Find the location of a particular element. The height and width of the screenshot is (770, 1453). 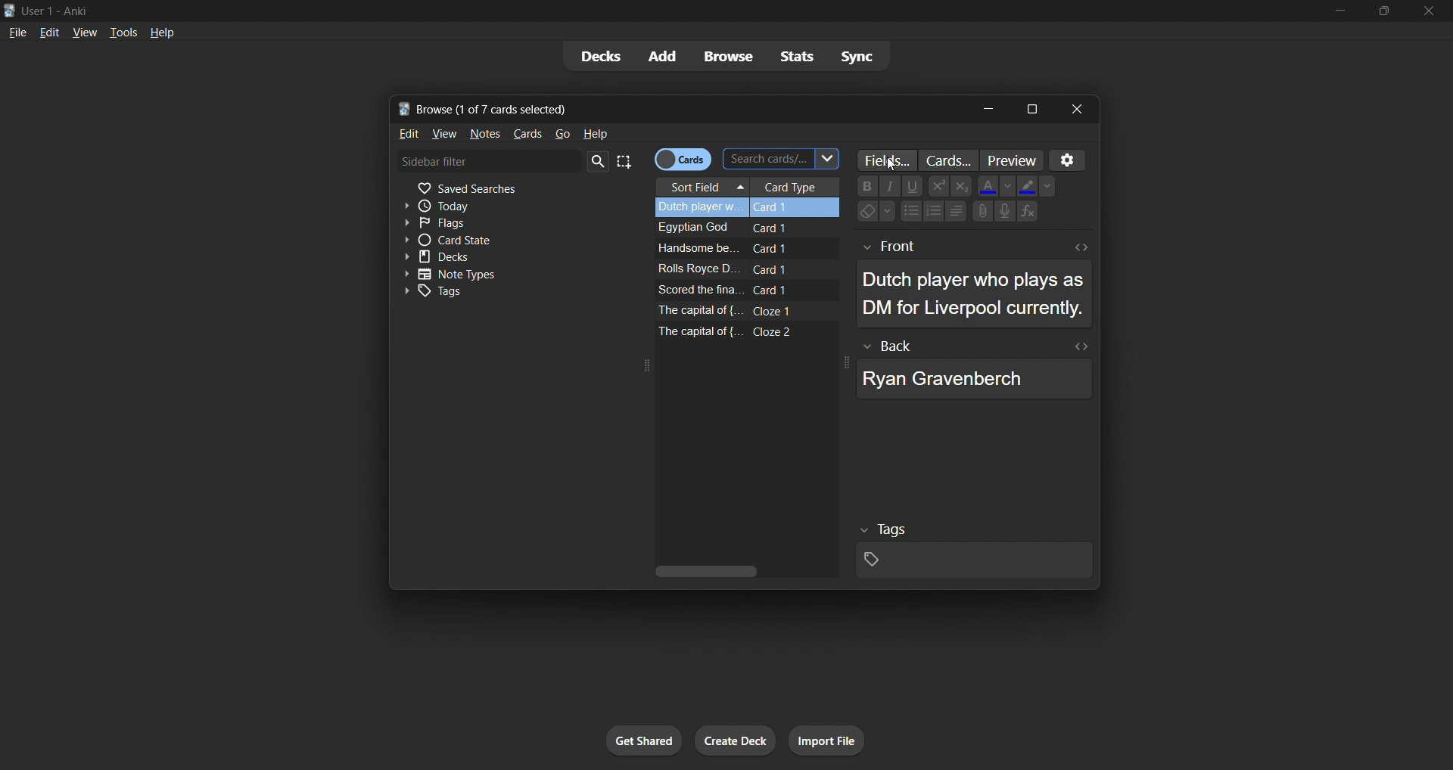

selected card is located at coordinates (746, 206).